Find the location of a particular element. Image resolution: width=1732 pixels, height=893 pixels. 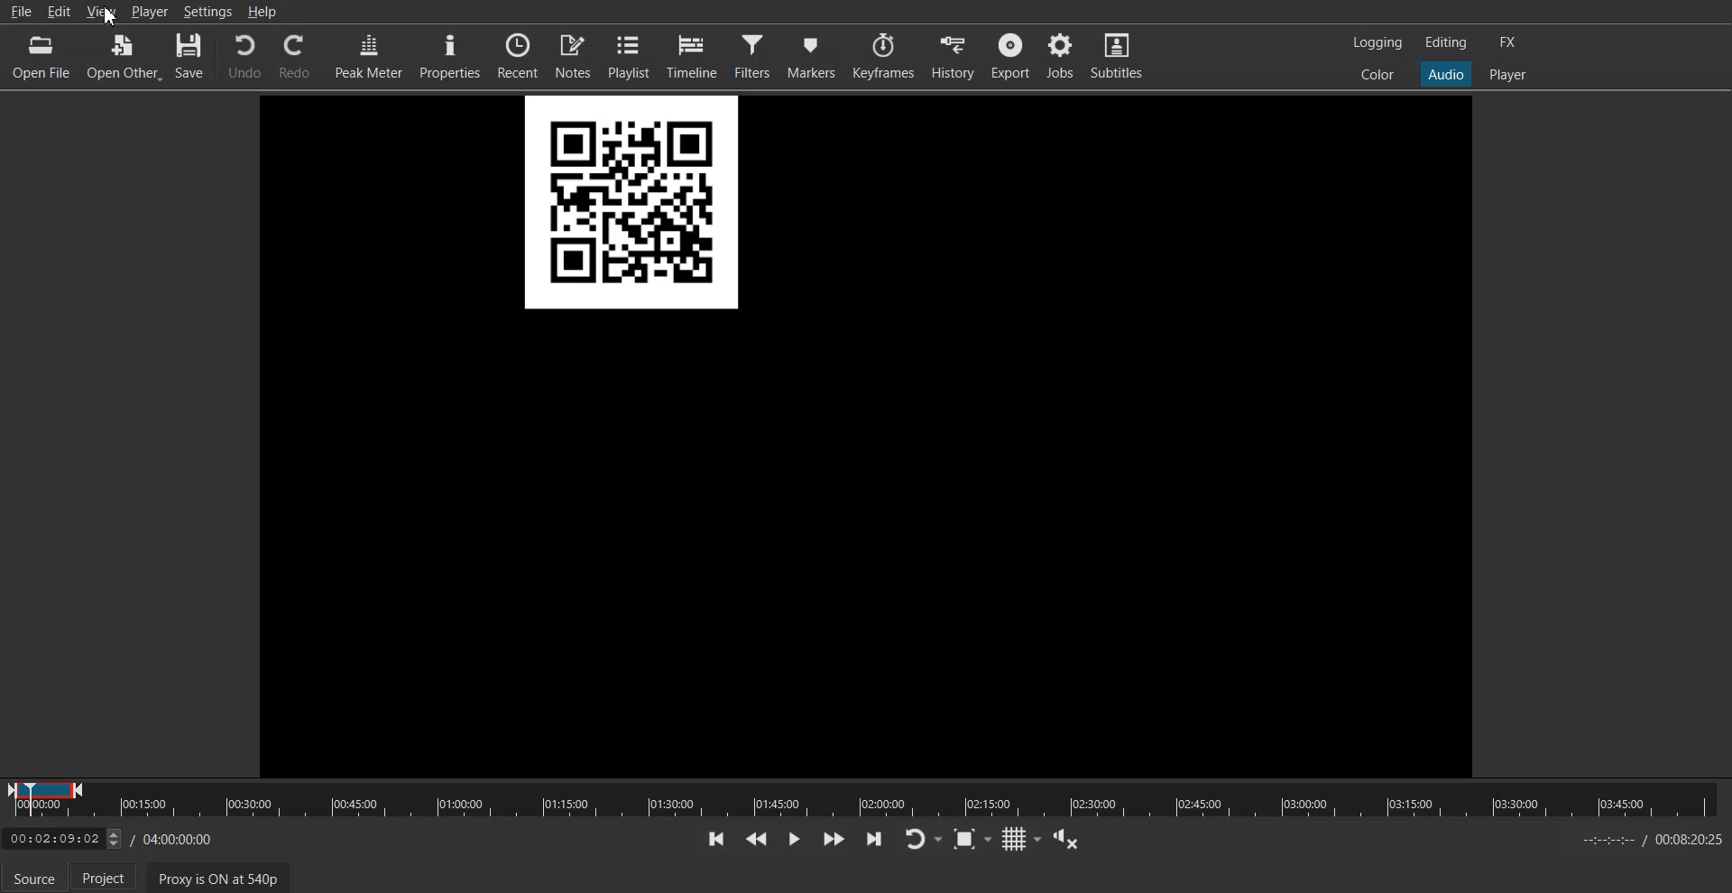

Undo is located at coordinates (243, 57).